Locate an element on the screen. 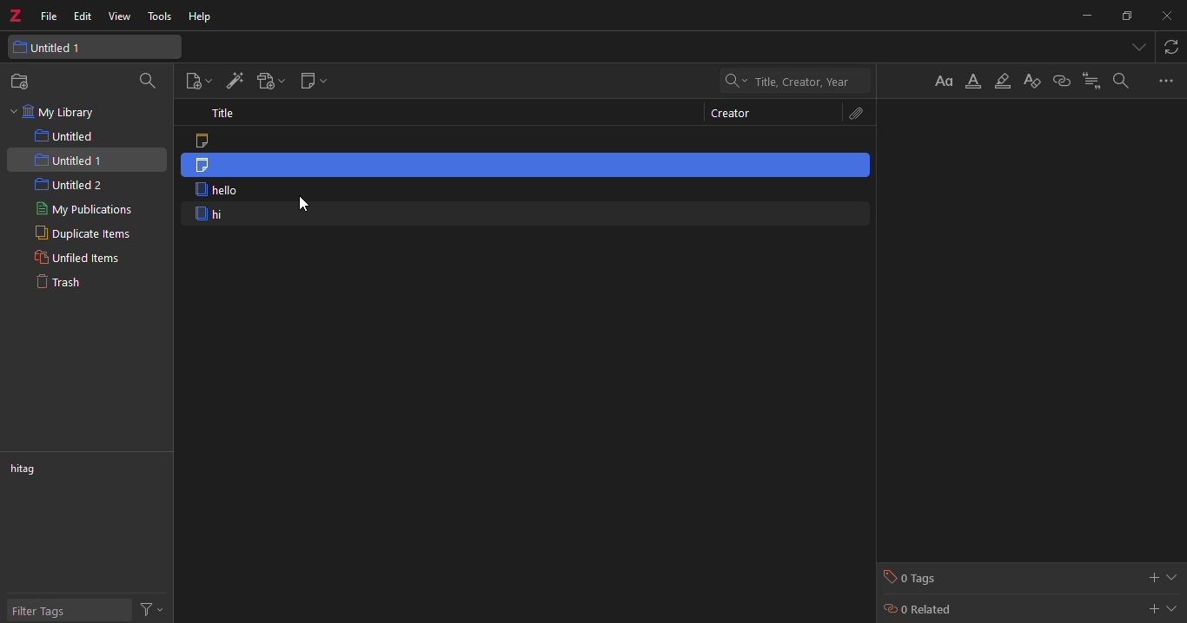 This screenshot has height=623, width=1187. 0 tags is located at coordinates (921, 575).